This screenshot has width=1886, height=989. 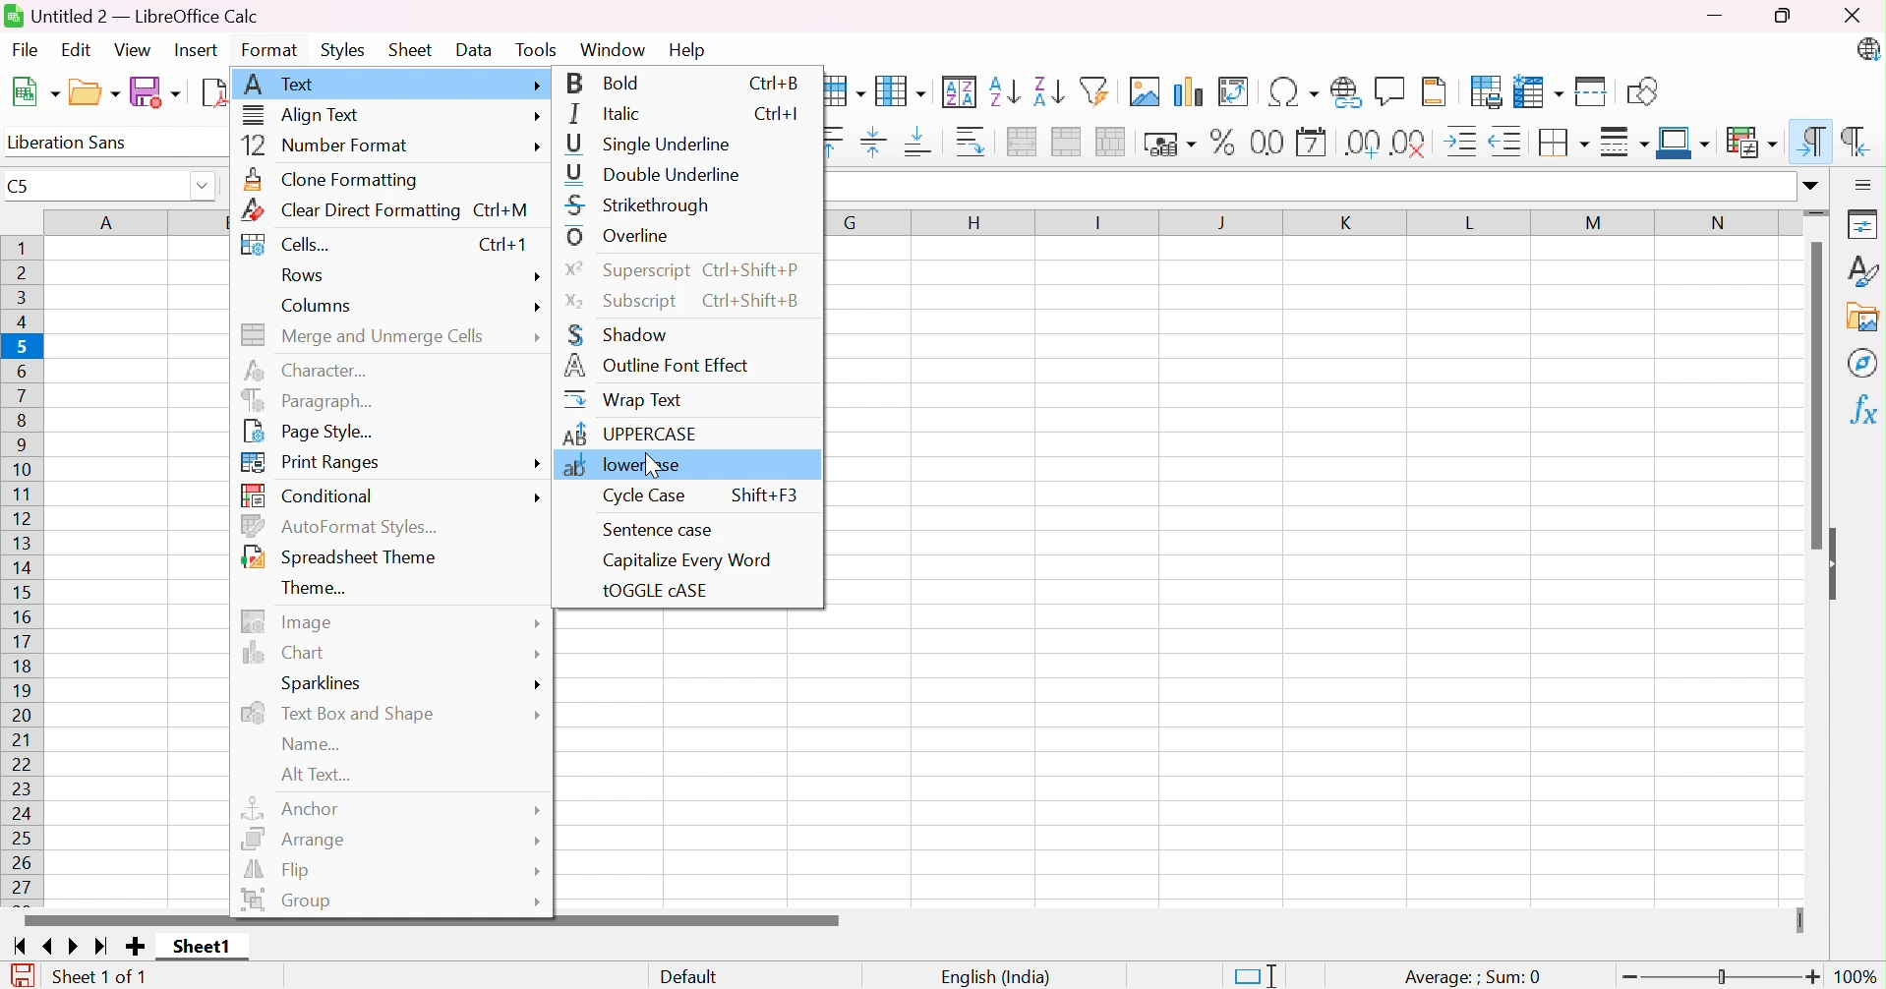 I want to click on Ctrl+Shift+P, so click(x=755, y=267).